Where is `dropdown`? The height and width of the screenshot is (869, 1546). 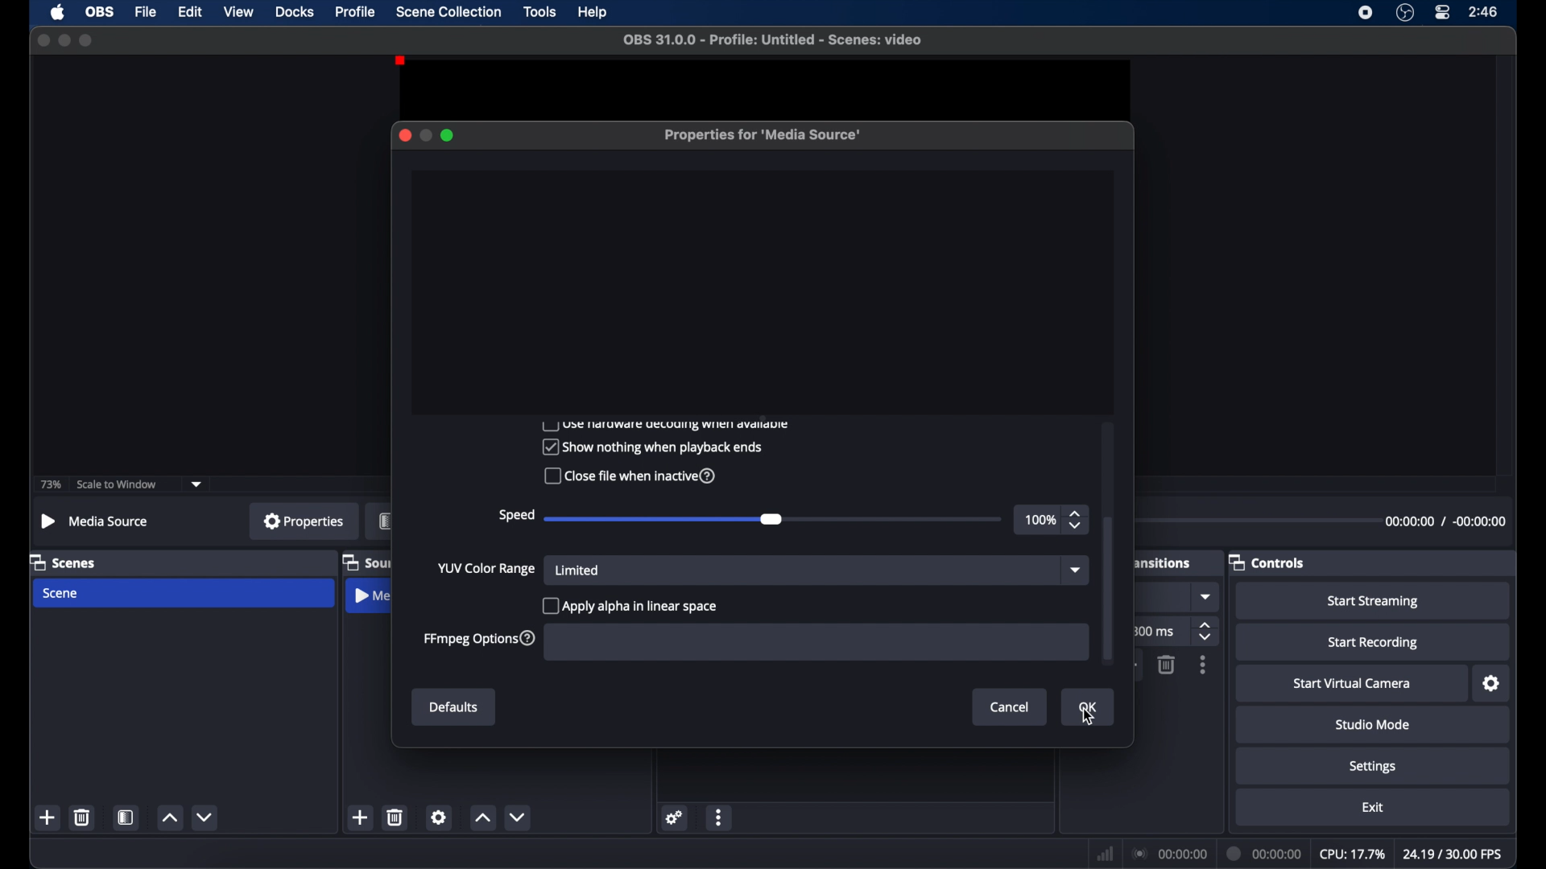
dropdown is located at coordinates (197, 483).